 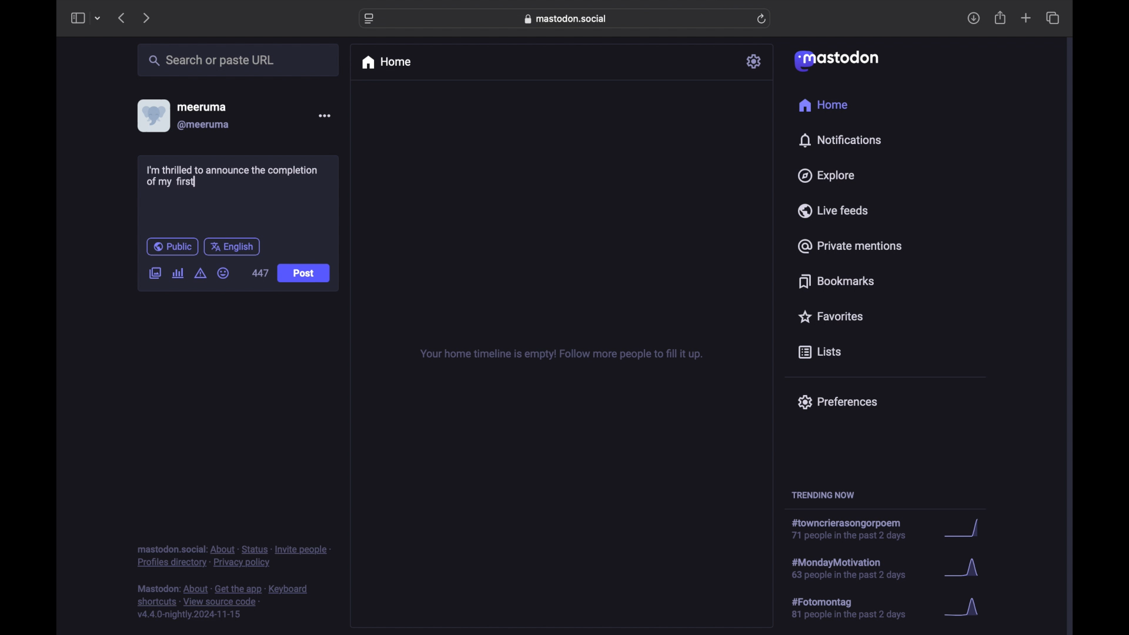 I want to click on emoji, so click(x=223, y=273).